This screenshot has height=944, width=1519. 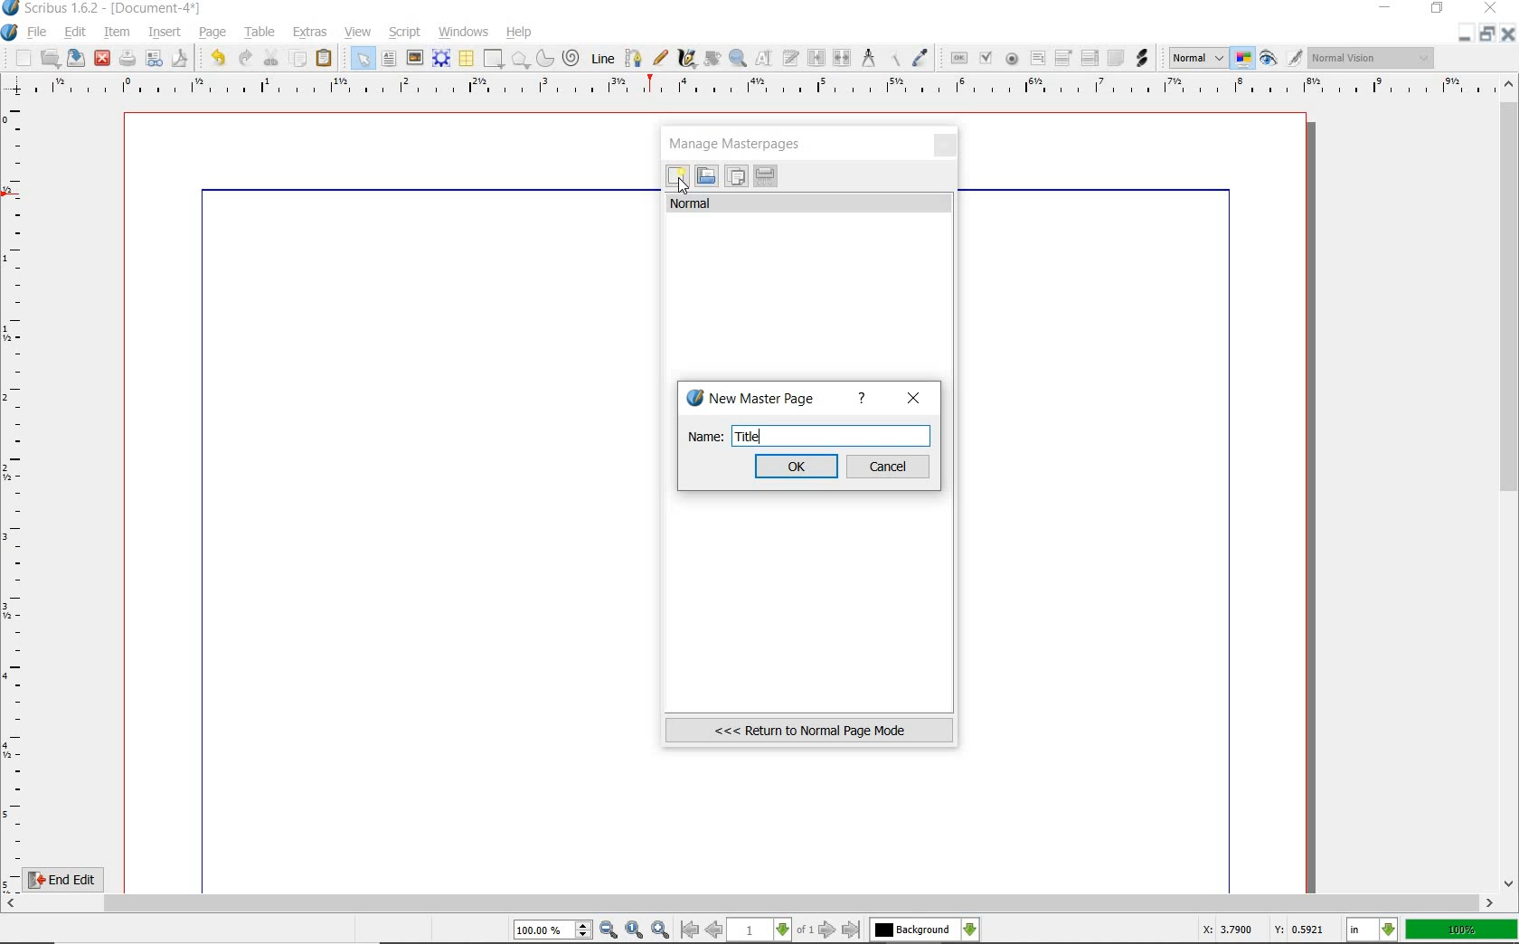 What do you see at coordinates (1011, 59) in the screenshot?
I see `pdf radio button` at bounding box center [1011, 59].